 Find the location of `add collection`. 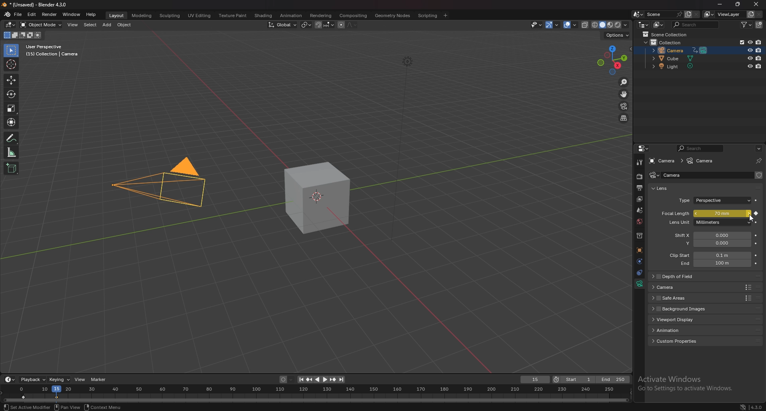

add collection is located at coordinates (759, 24).